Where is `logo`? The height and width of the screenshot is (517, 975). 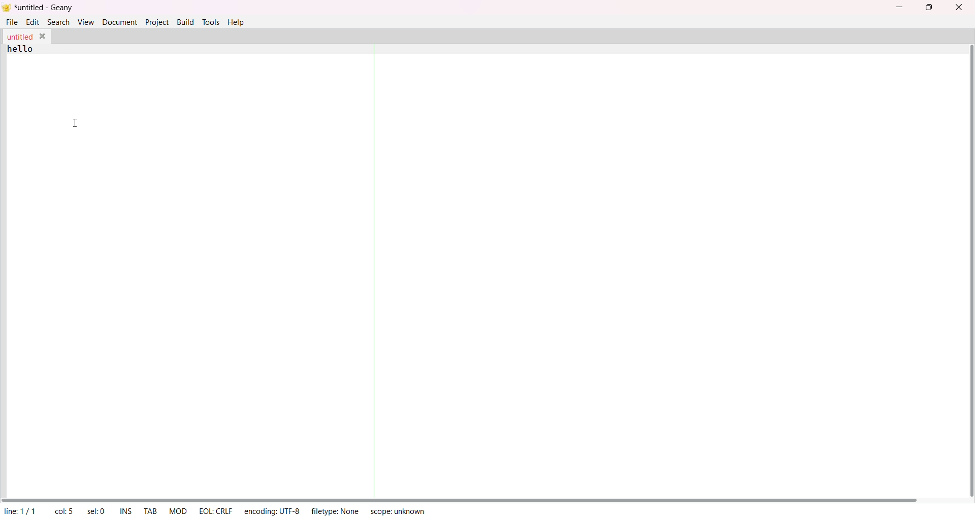 logo is located at coordinates (7, 8).